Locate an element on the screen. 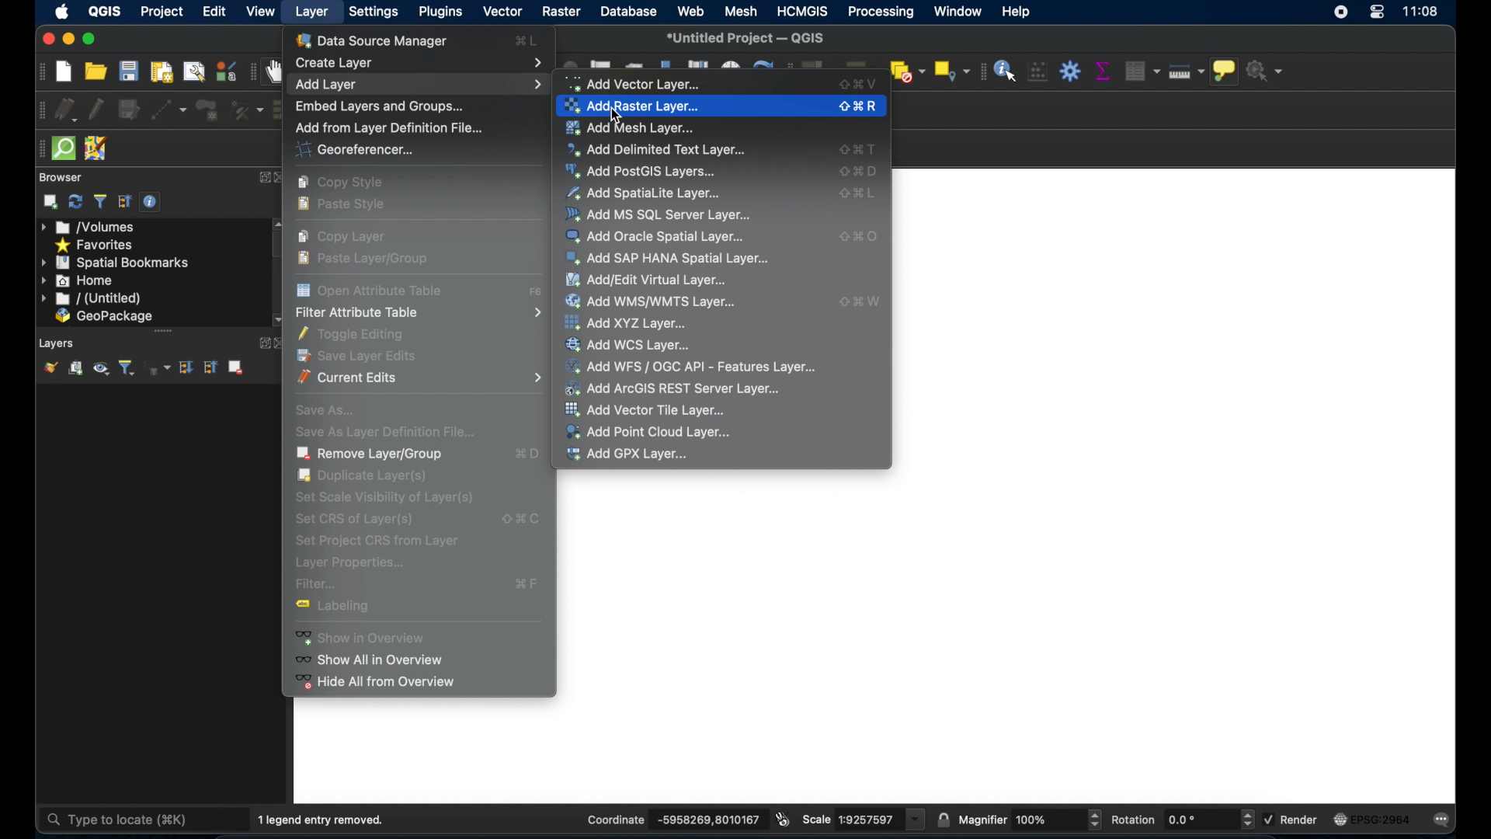 The image size is (1491, 839). labelling is located at coordinates (342, 608).